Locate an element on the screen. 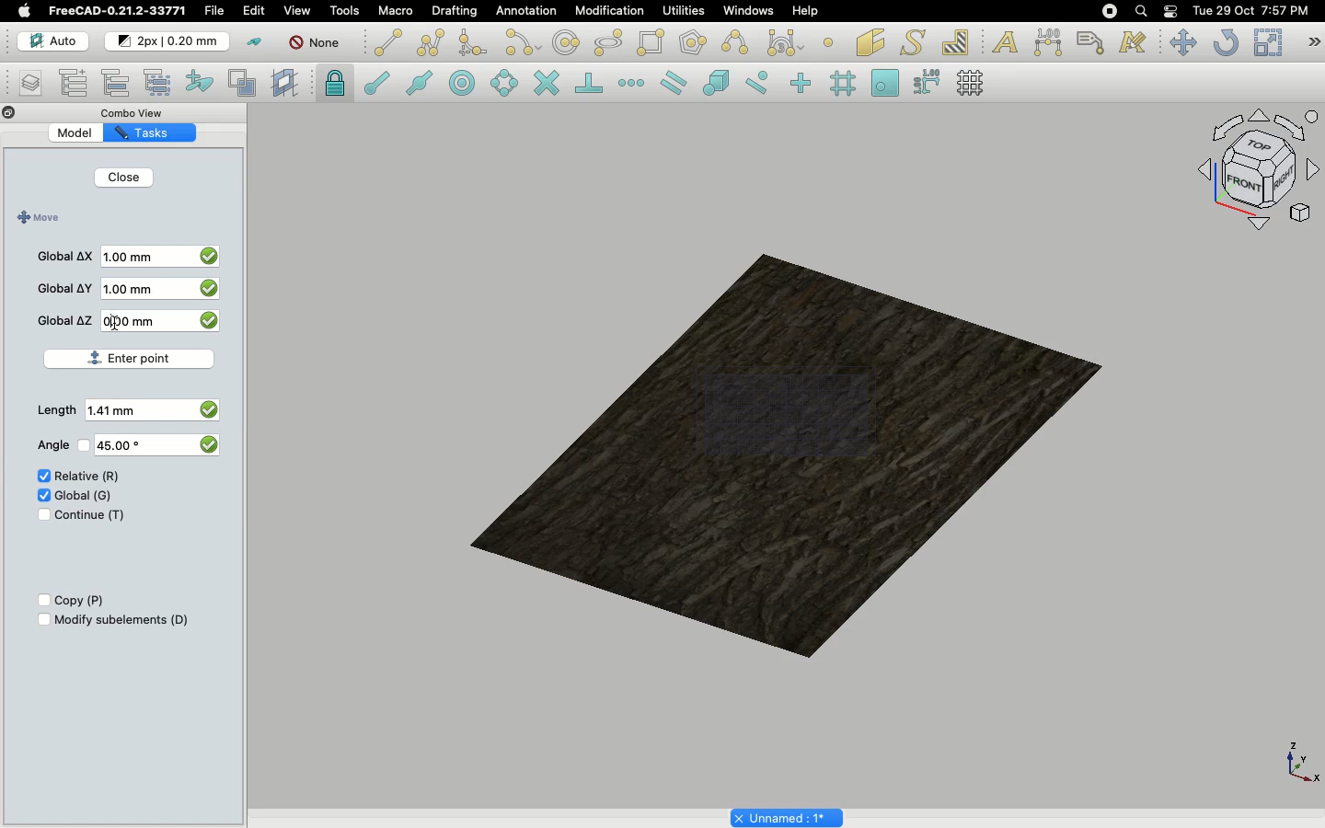 The width and height of the screenshot is (1325, 828). Modification is located at coordinates (614, 13).